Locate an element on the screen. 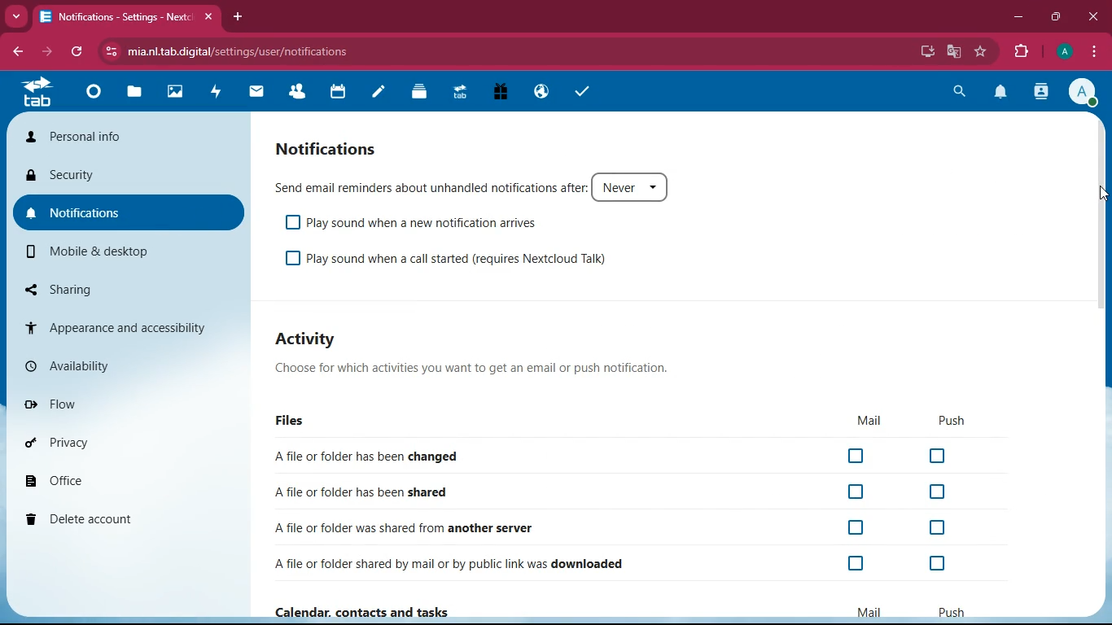  availability is located at coordinates (129, 367).